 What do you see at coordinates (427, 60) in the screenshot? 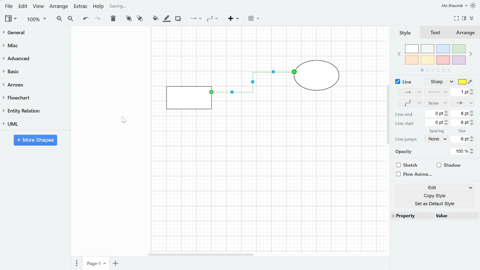
I see `yellow` at bounding box center [427, 60].